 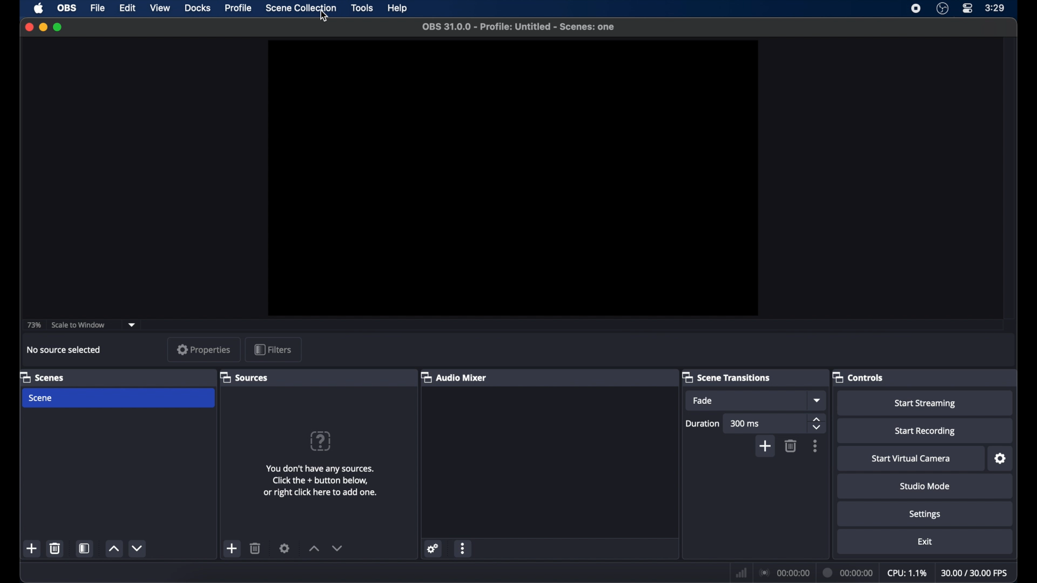 I want to click on help, so click(x=399, y=9).